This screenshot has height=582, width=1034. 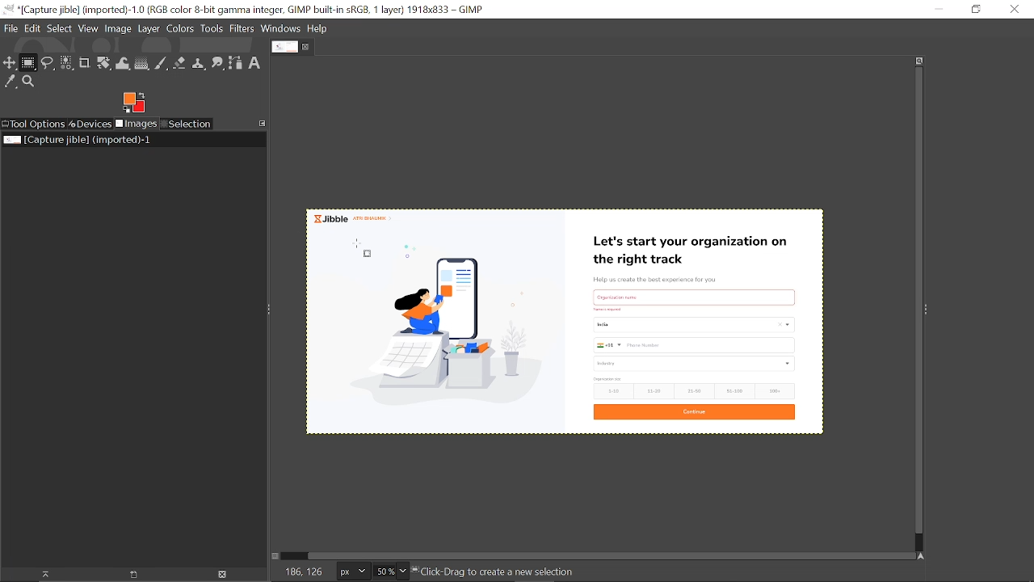 I want to click on Devices, so click(x=90, y=124).